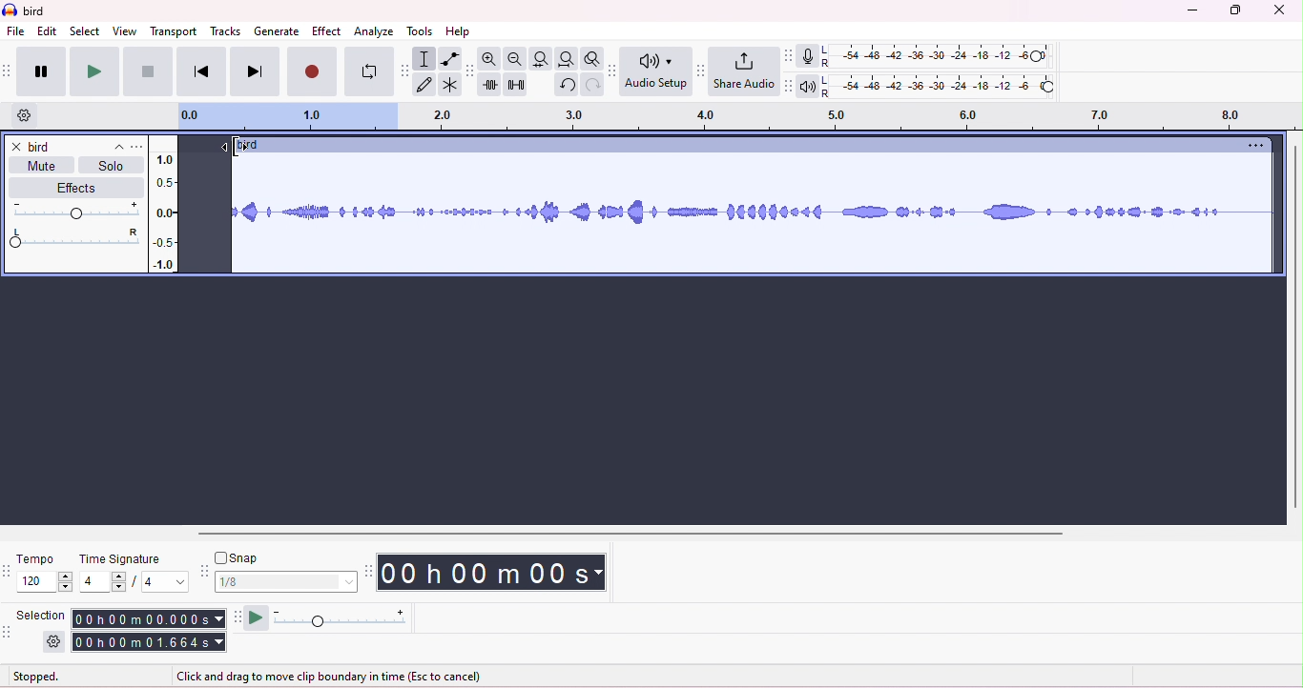  I want to click on help, so click(458, 31).